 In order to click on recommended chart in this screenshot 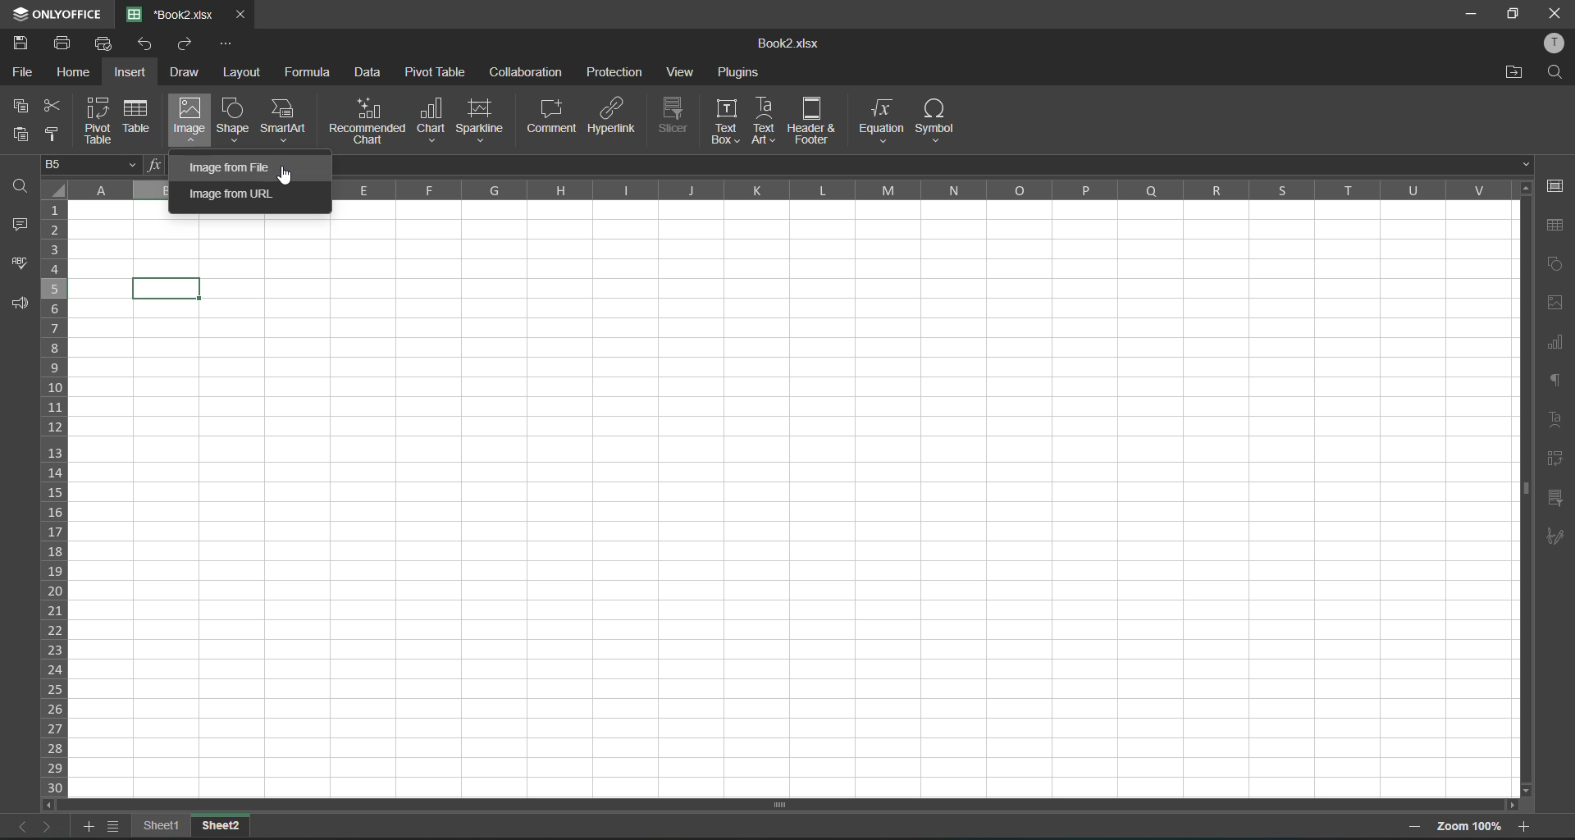, I will do `click(367, 120)`.